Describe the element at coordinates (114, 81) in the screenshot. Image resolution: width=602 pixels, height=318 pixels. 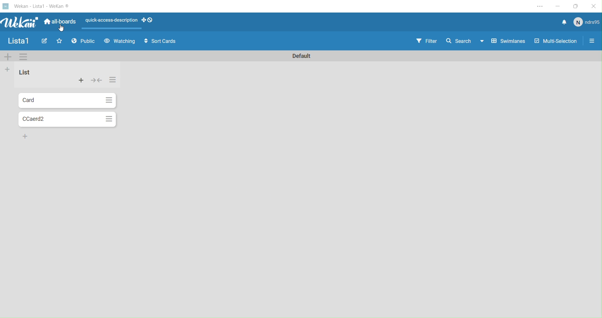
I see `Options` at that location.